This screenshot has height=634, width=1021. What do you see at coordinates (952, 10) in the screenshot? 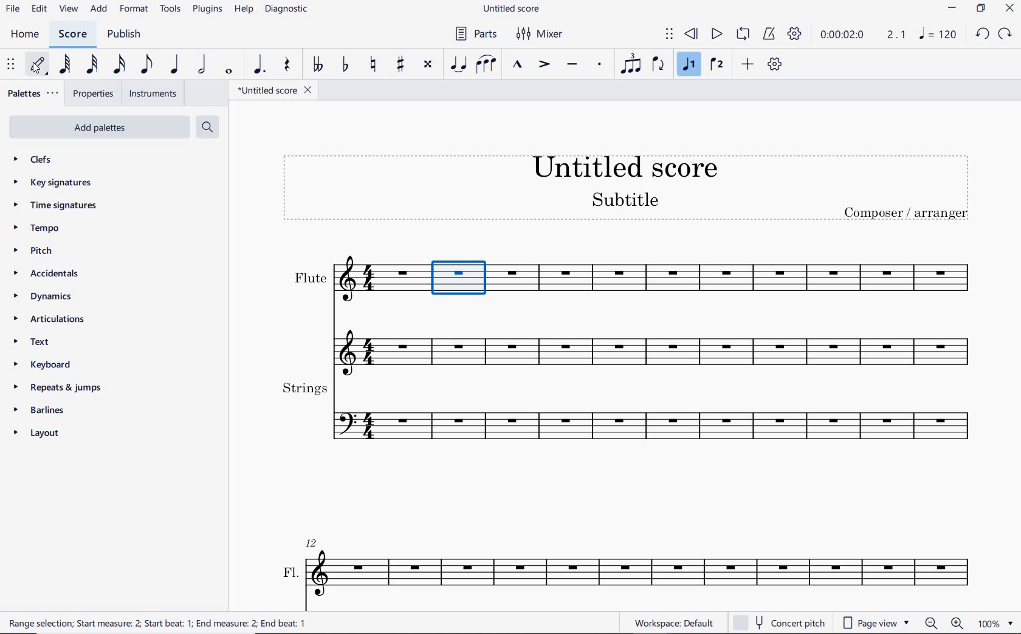
I see `minimize` at bounding box center [952, 10].